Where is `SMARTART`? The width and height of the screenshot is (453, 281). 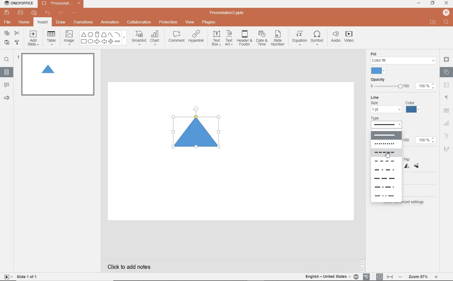
SMARTART is located at coordinates (139, 40).